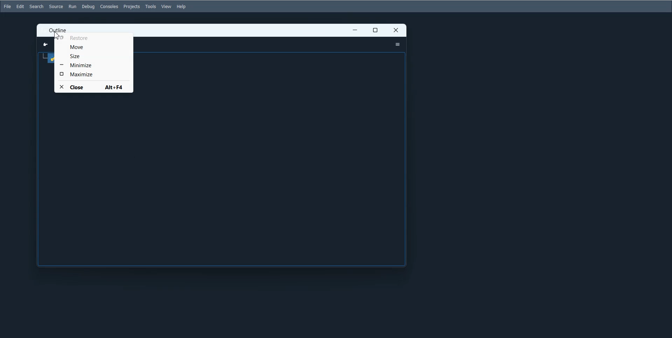 This screenshot has width=672, height=338. What do you see at coordinates (150, 7) in the screenshot?
I see `Tools` at bounding box center [150, 7].